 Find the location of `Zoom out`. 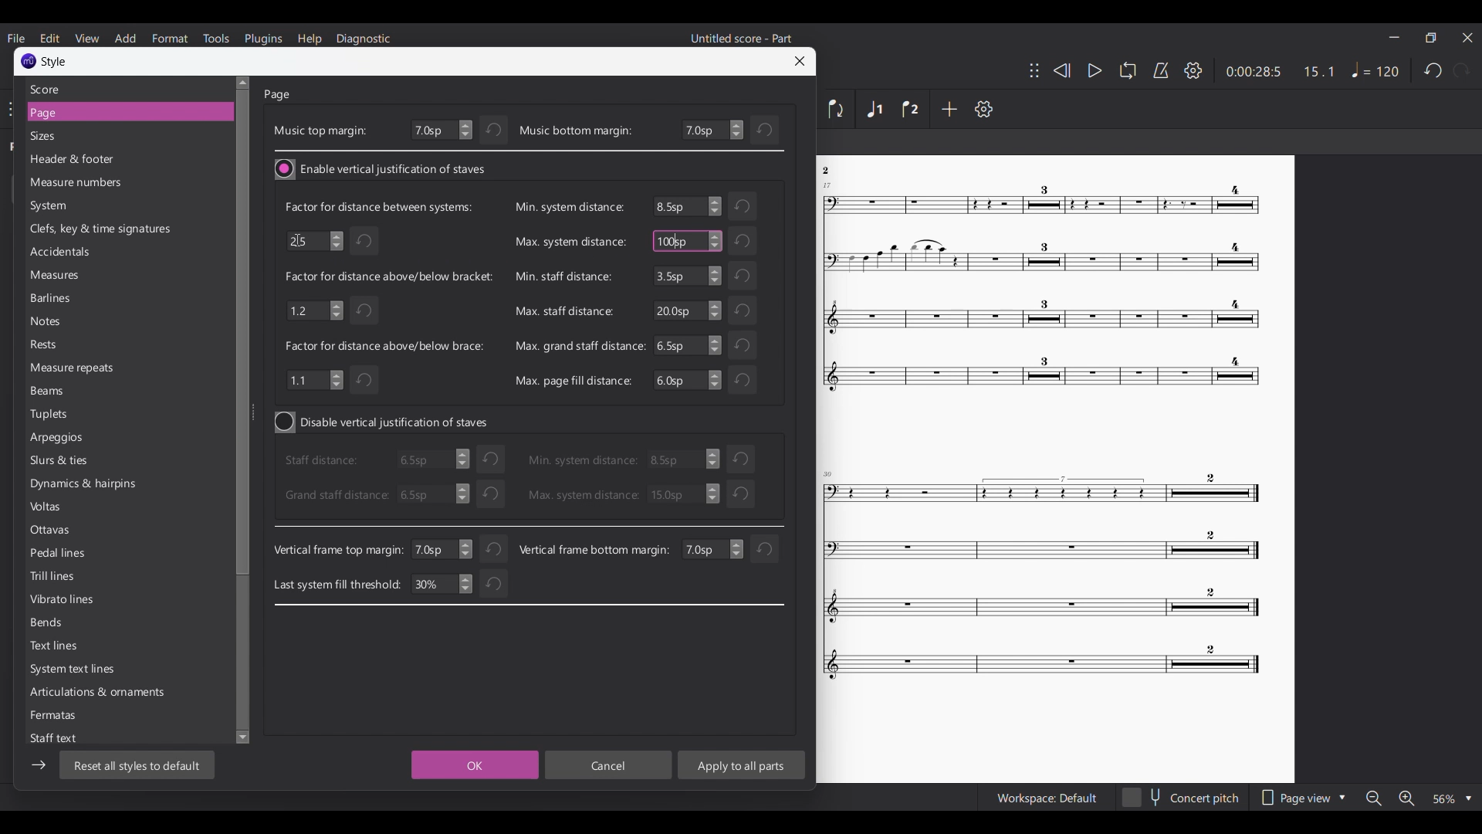

Zoom out is located at coordinates (1374, 798).